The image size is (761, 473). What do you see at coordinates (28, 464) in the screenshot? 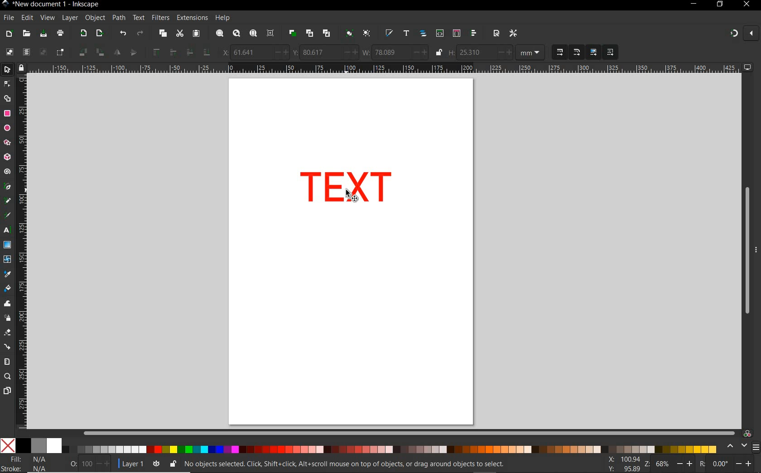
I see `fill and stroke` at bounding box center [28, 464].